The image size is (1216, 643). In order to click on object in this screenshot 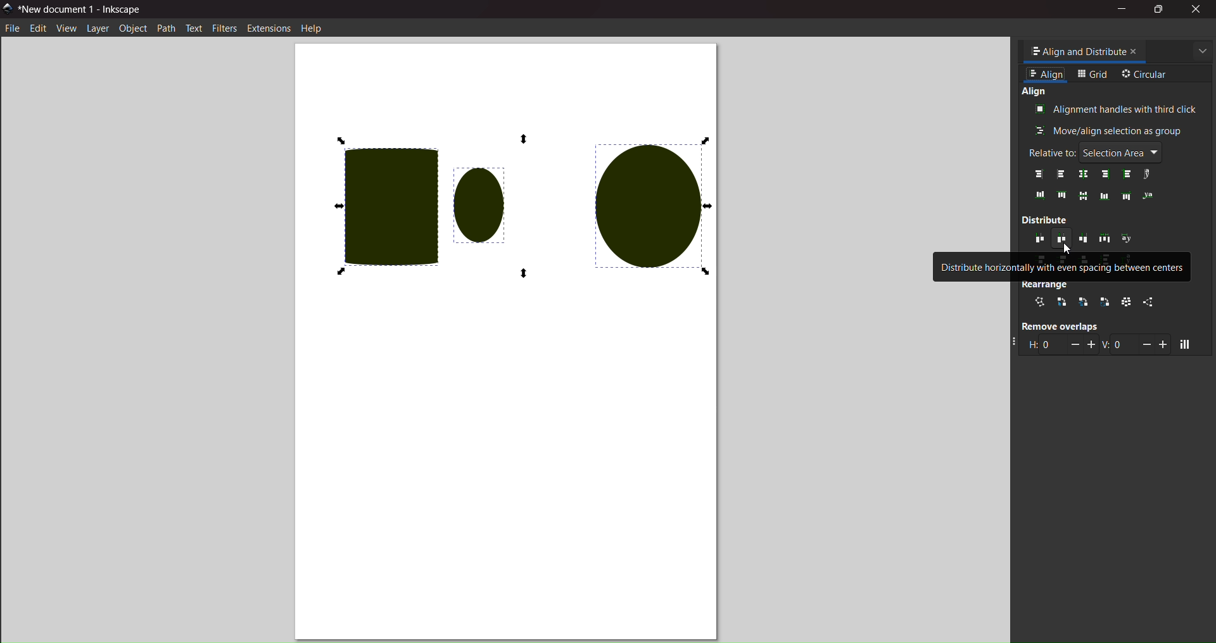, I will do `click(133, 28)`.